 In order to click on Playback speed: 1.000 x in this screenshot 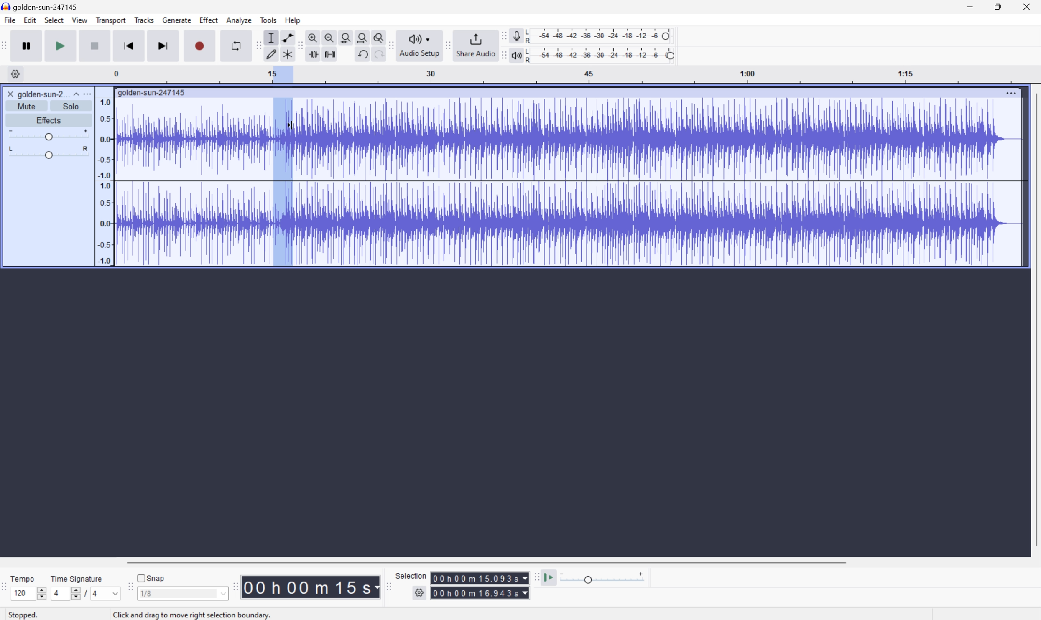, I will do `click(604, 578)`.